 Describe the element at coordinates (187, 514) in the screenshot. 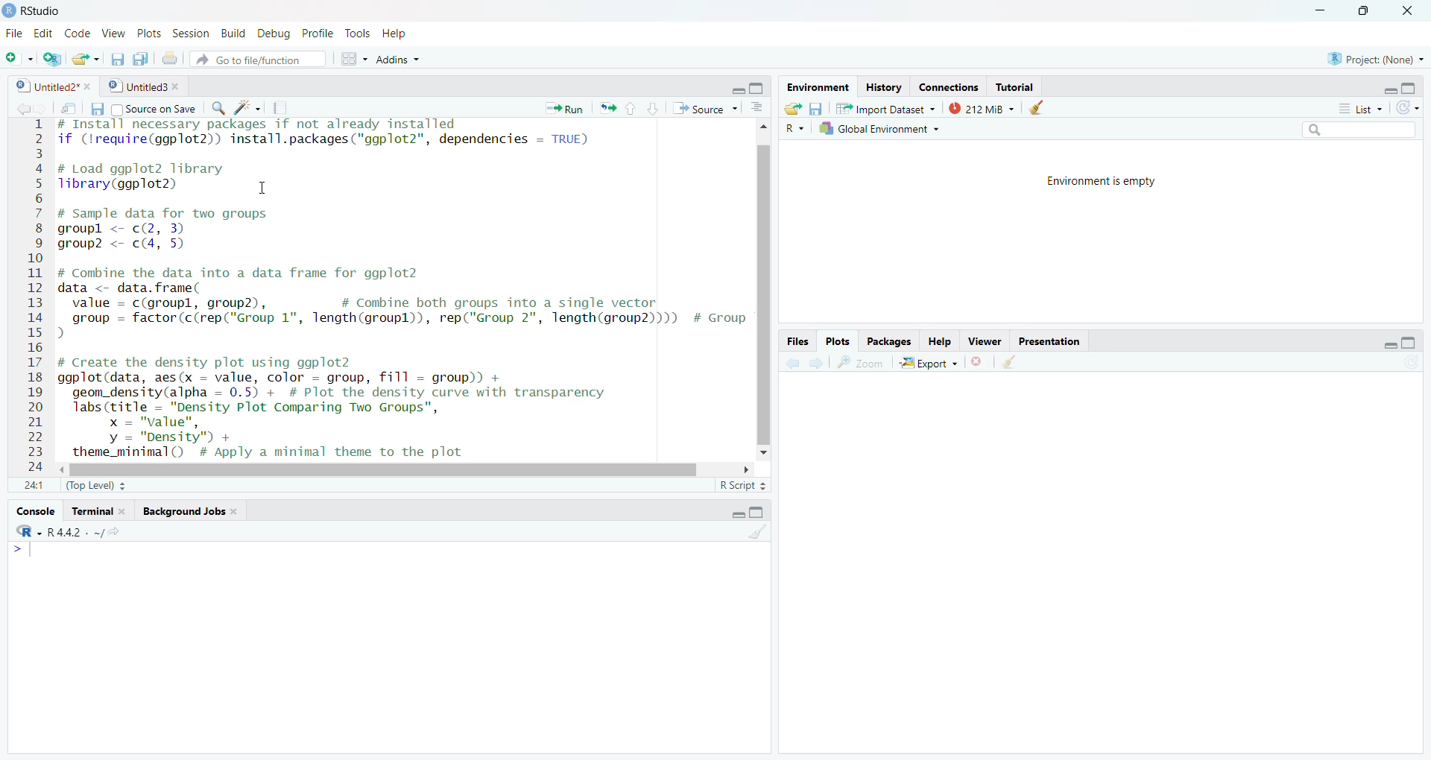

I see `background jobs` at that location.